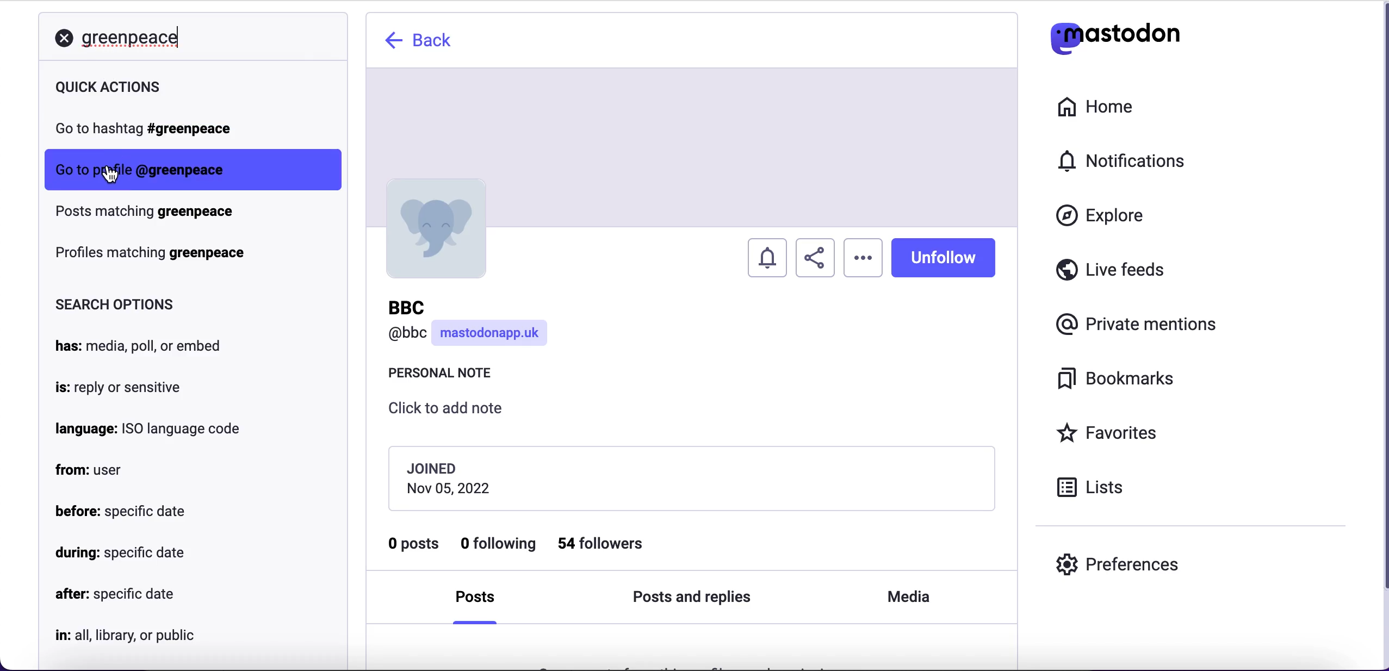  What do you see at coordinates (415, 548) in the screenshot?
I see `0 posts` at bounding box center [415, 548].